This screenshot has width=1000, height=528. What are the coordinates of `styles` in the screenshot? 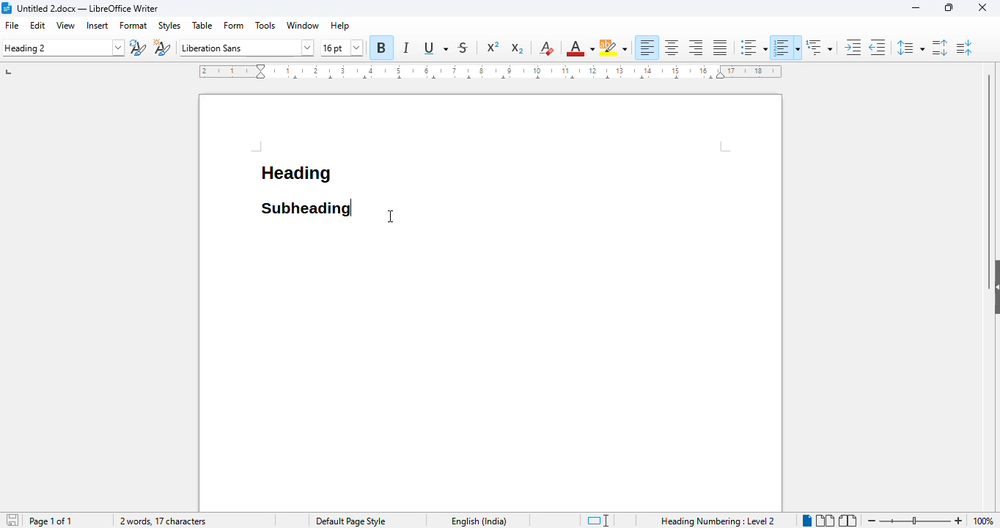 It's located at (170, 26).